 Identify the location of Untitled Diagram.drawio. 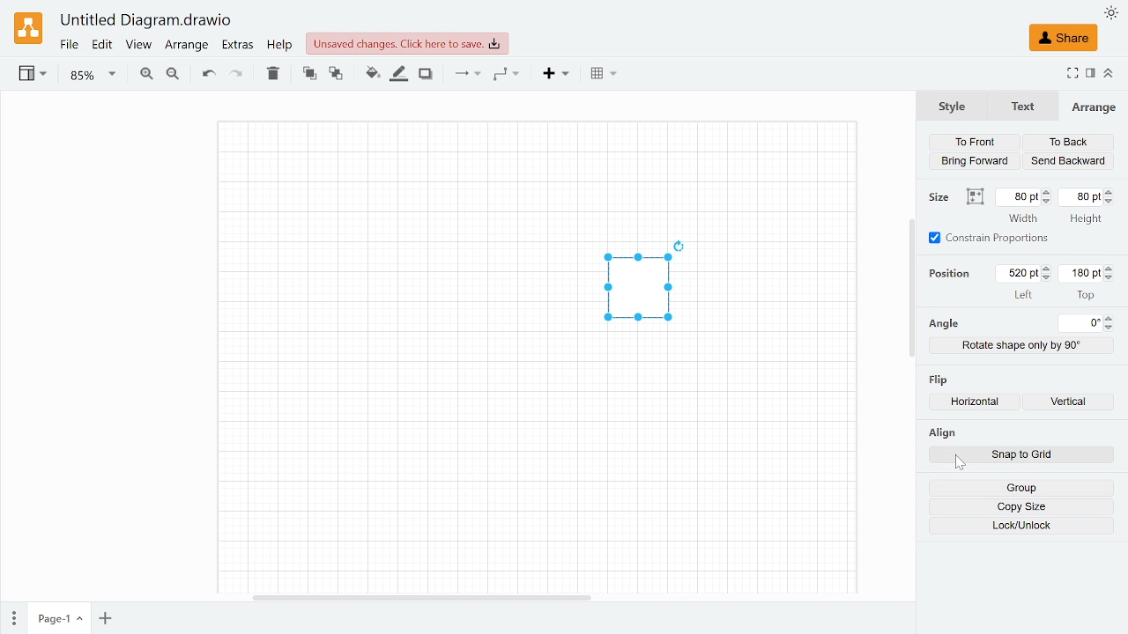
(146, 21).